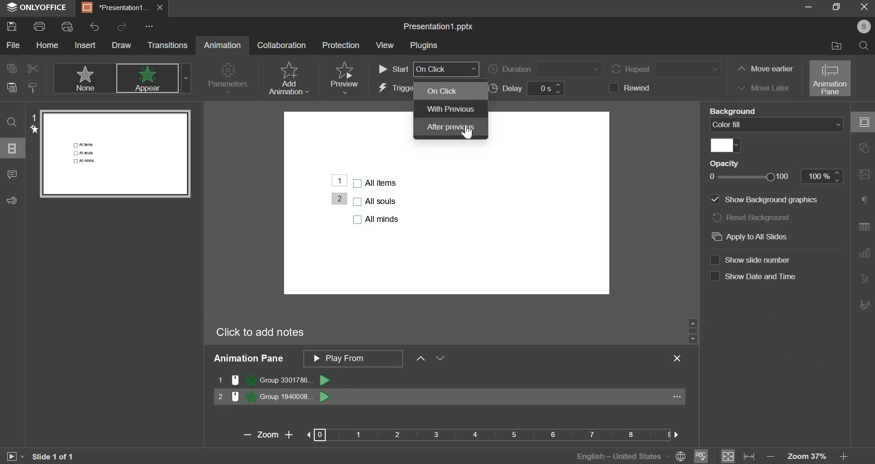  I want to click on file, so click(14, 45).